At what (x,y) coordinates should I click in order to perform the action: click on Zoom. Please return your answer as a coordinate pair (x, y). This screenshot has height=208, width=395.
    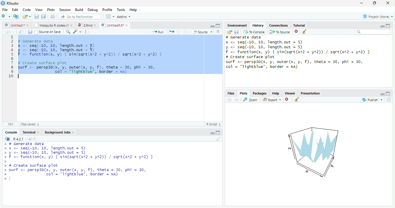
    Looking at the image, I should click on (250, 100).